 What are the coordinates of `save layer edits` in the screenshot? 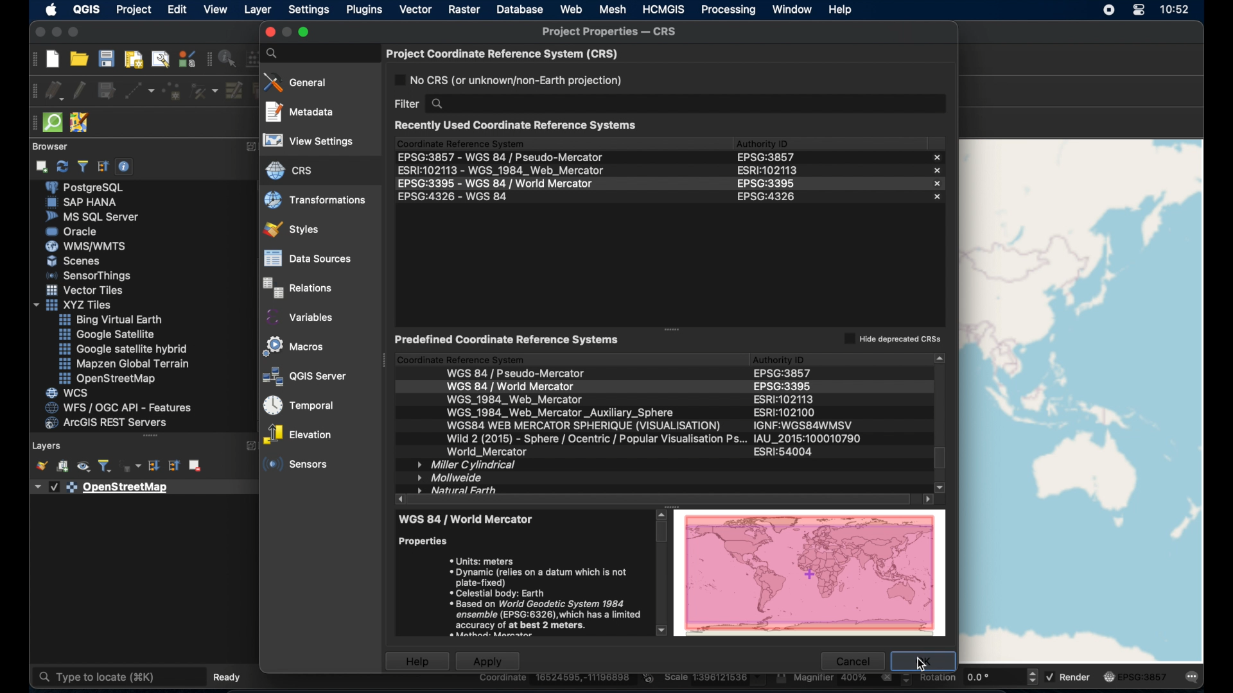 It's located at (107, 93).